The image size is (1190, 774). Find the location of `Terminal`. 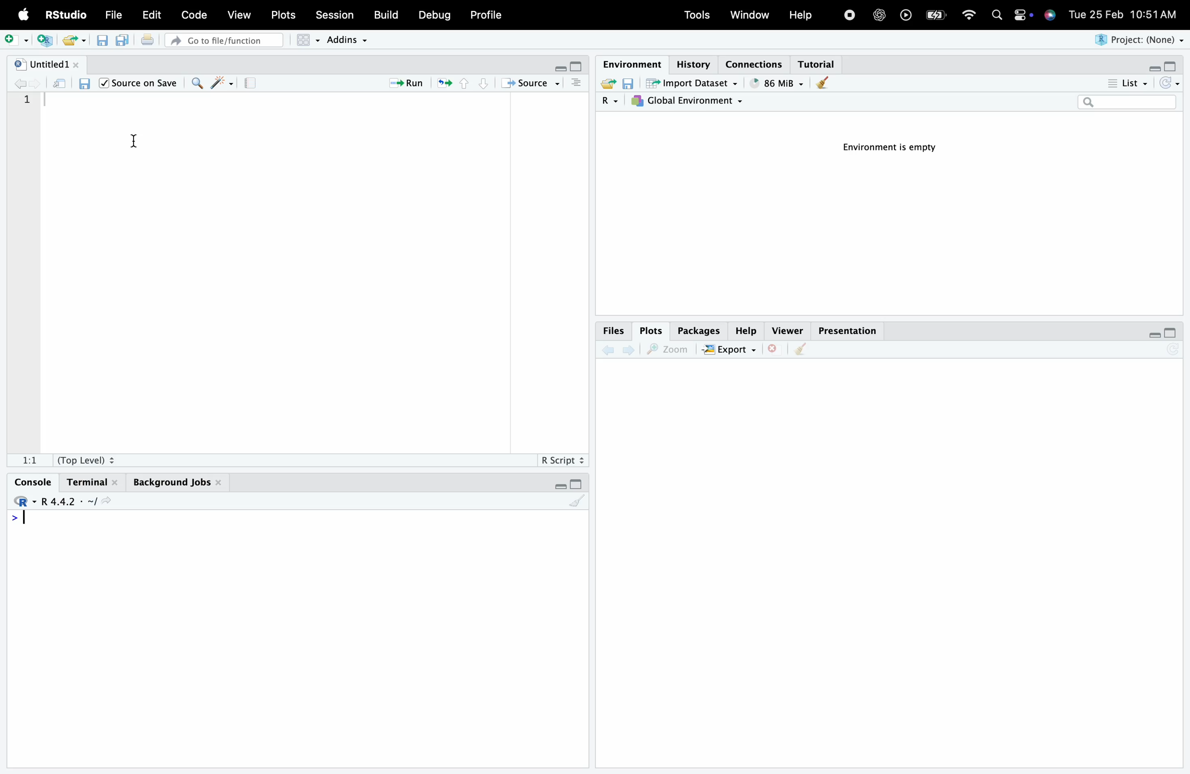

Terminal is located at coordinates (91, 479).